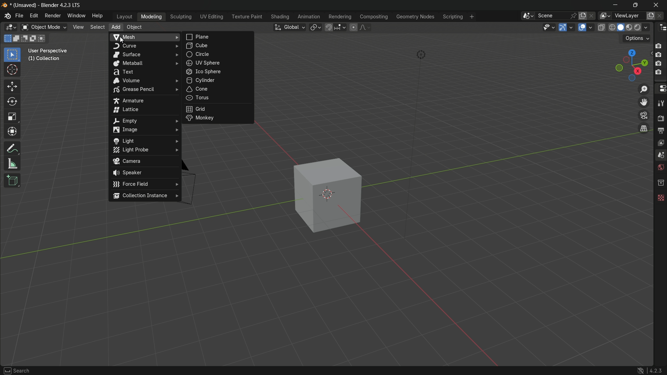 The height and width of the screenshot is (375, 667). I want to click on toggle x ray, so click(601, 27).